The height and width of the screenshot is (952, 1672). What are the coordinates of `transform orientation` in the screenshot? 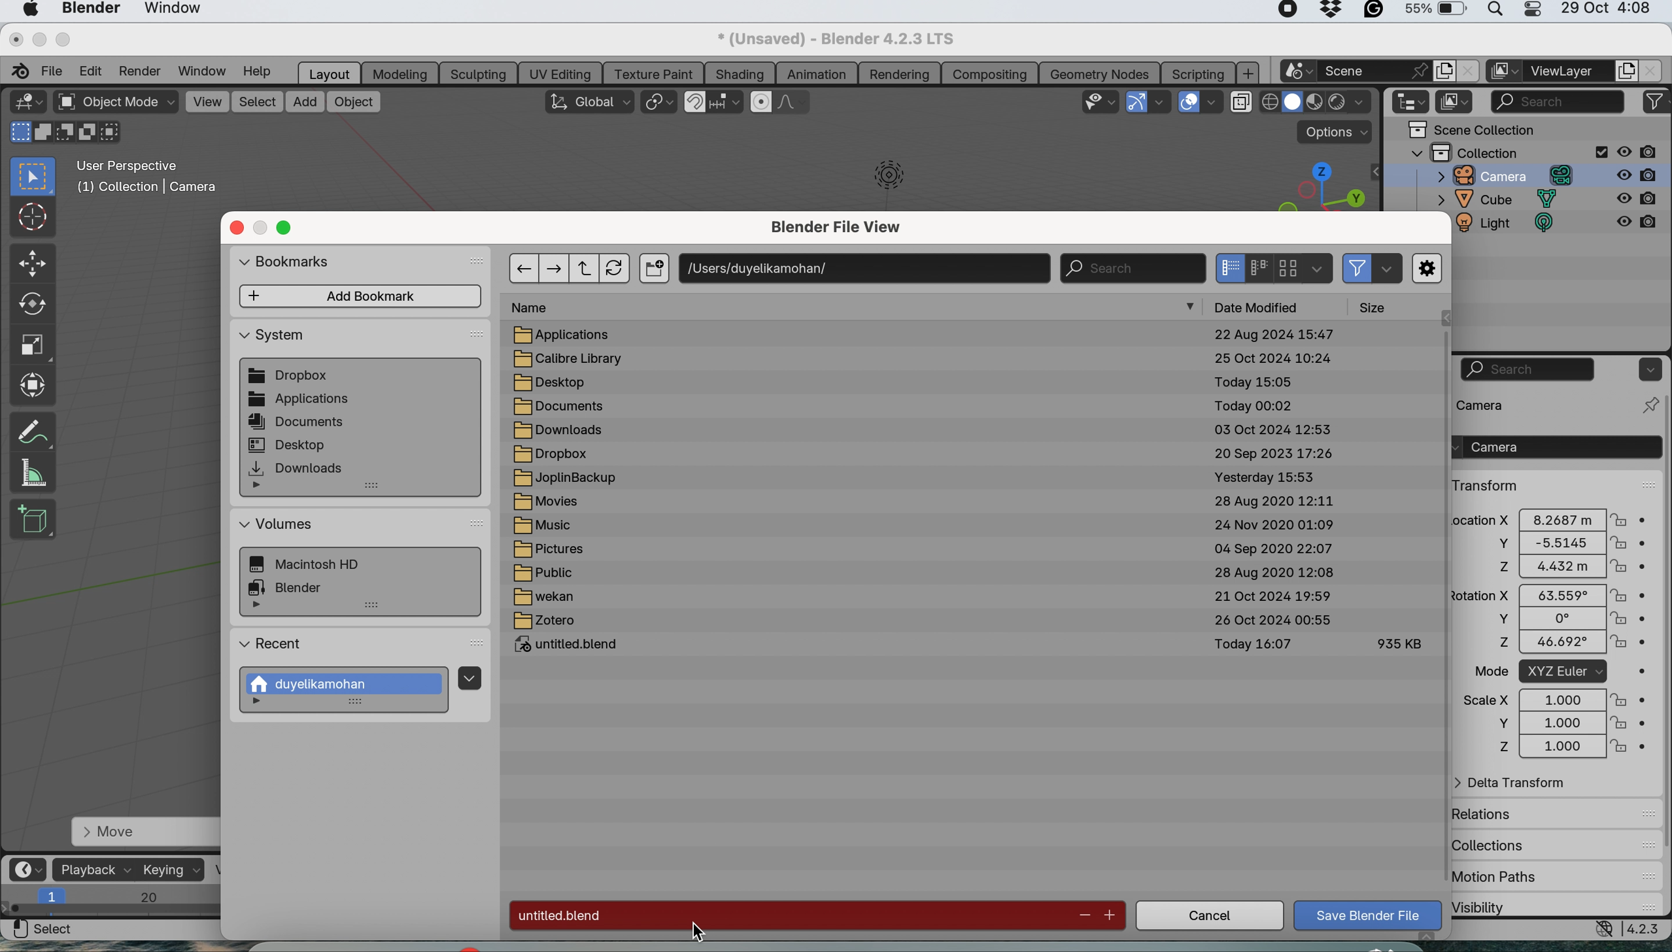 It's located at (589, 101).